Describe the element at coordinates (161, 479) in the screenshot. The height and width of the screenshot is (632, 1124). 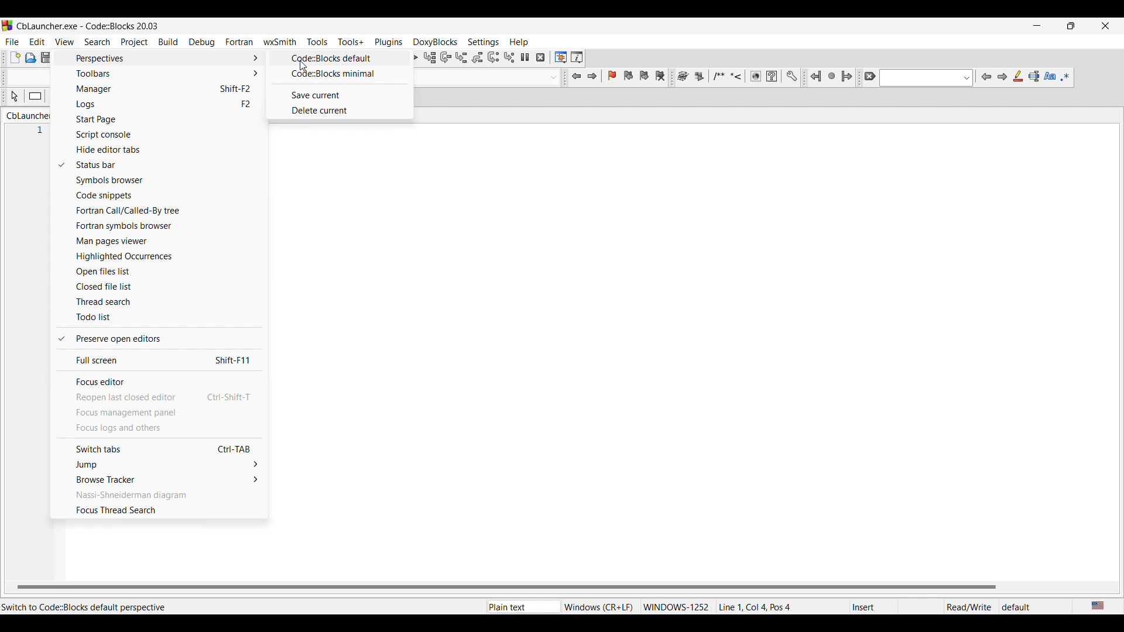
I see `Browse tracker options` at that location.